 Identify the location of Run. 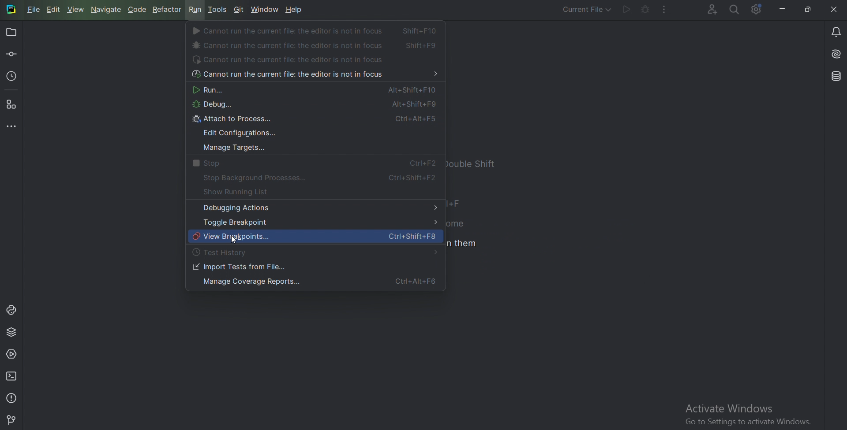
(195, 10).